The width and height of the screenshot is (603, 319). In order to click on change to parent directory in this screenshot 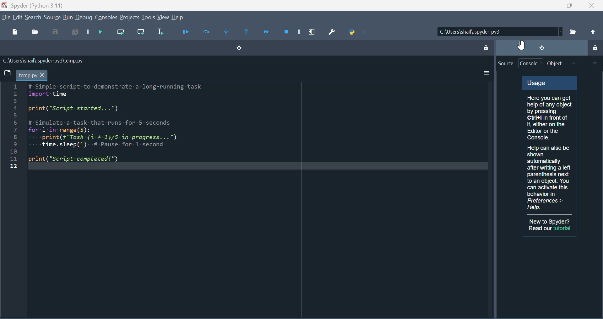, I will do `click(592, 32)`.